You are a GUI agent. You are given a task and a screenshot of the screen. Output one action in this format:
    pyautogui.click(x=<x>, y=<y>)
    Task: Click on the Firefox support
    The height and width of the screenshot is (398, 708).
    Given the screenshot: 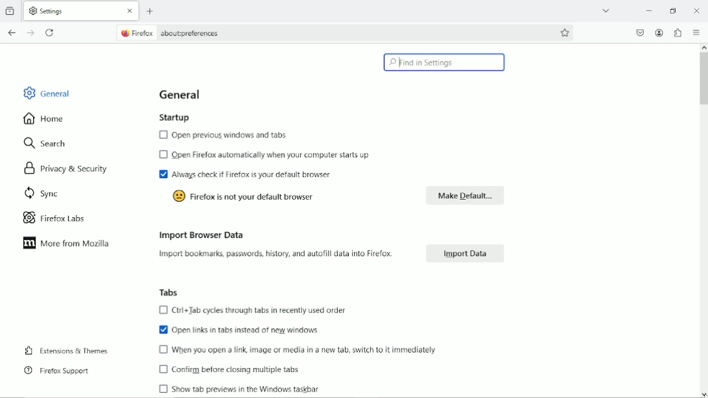 What is the action you would take?
    pyautogui.click(x=56, y=371)
    